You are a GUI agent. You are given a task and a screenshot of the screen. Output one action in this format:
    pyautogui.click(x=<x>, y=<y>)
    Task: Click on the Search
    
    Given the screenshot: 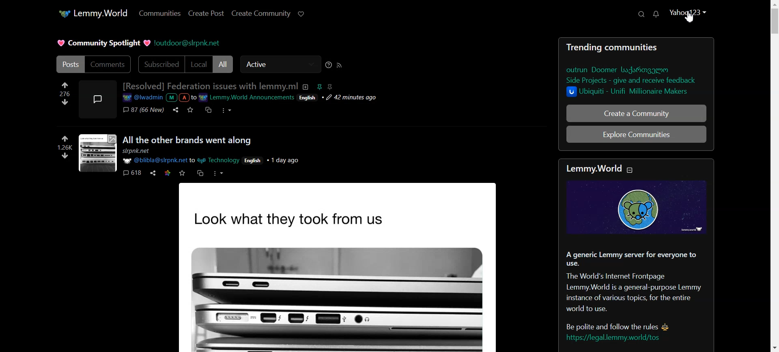 What is the action you would take?
    pyautogui.click(x=640, y=14)
    